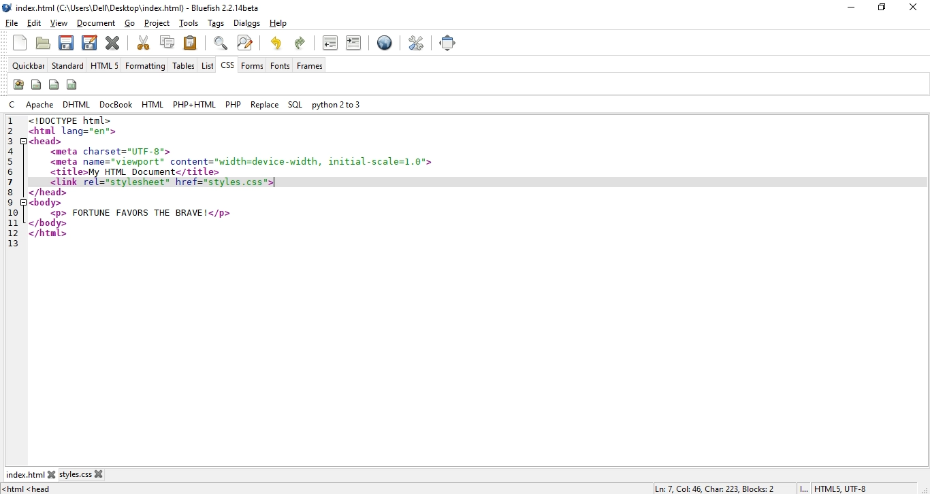 The image size is (930, 494). Describe the element at coordinates (232, 104) in the screenshot. I see `php` at that location.